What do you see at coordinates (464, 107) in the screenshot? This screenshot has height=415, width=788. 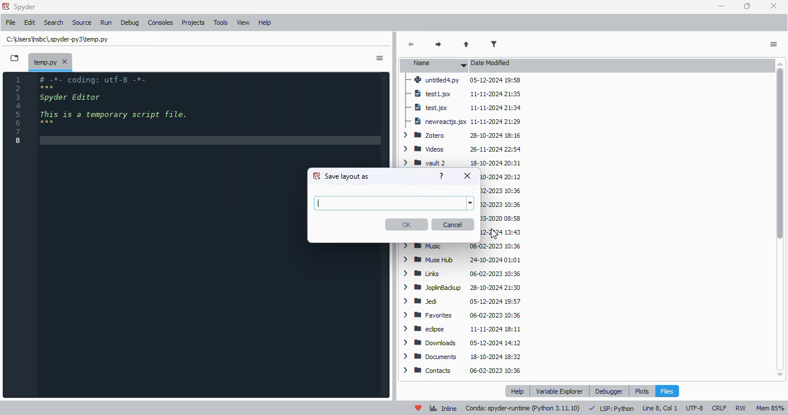 I see `test.jsx` at bounding box center [464, 107].